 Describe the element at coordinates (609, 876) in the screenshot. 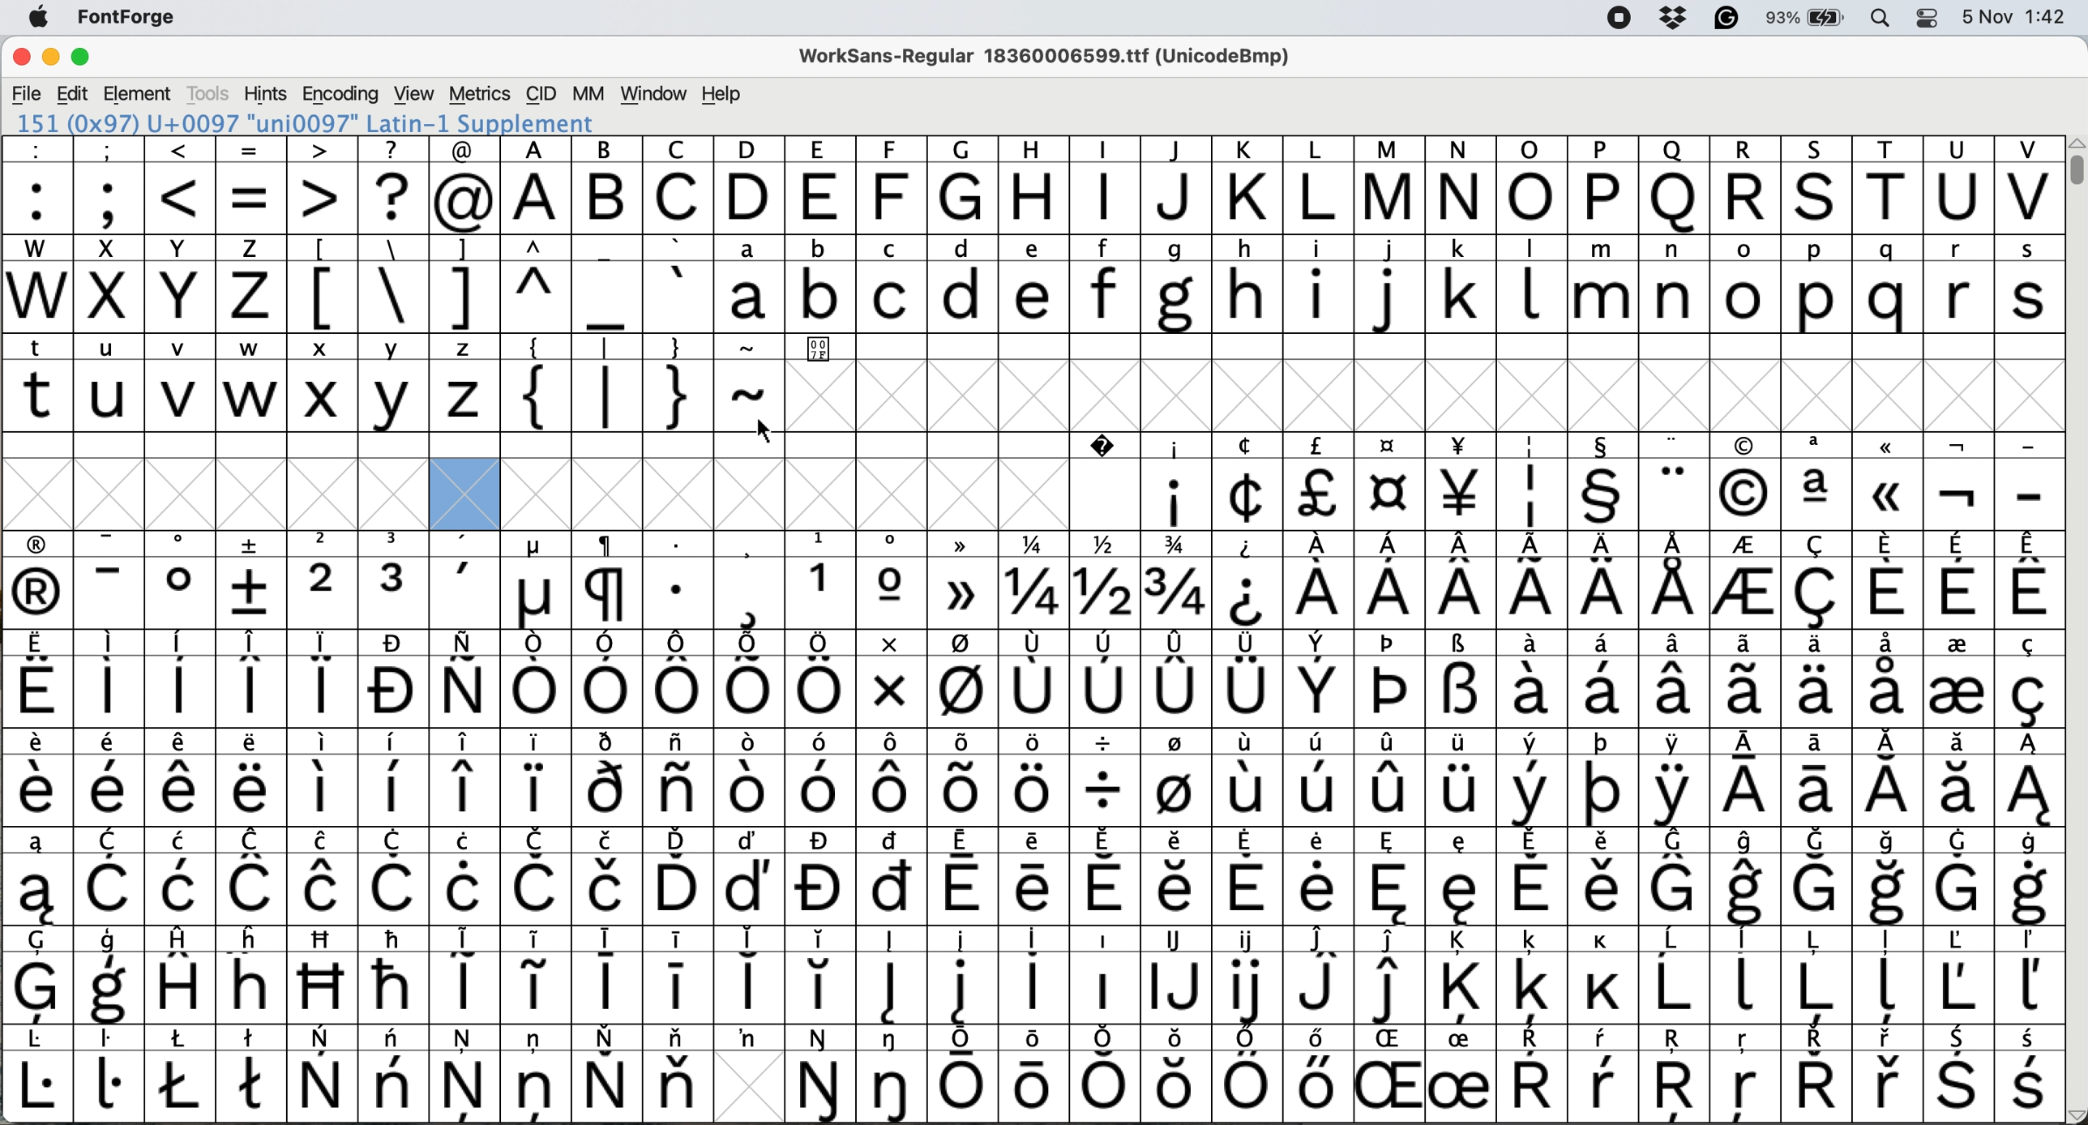

I see `symbol` at that location.